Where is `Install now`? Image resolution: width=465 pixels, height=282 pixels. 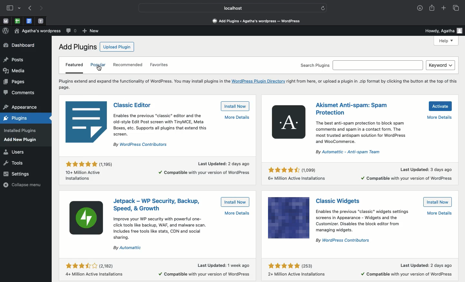 Install now is located at coordinates (235, 107).